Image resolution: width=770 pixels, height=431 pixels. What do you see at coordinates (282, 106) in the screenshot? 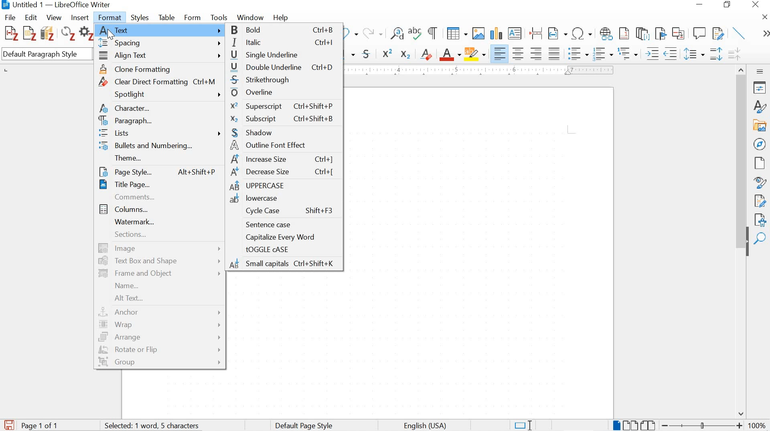
I see `superscript           Ctrl+Shift+P` at bounding box center [282, 106].